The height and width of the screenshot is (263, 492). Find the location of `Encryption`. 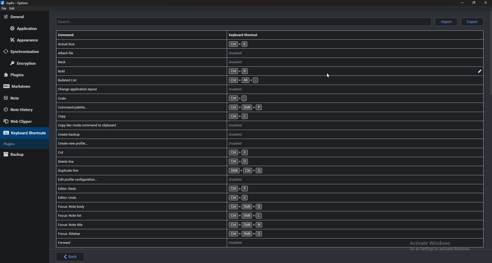

Encryption is located at coordinates (25, 63).